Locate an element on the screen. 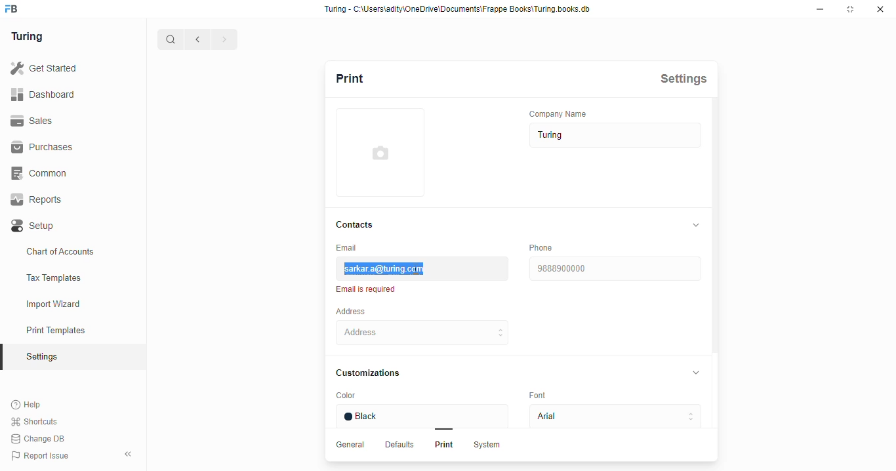 This screenshot has width=896, height=471. Get Started is located at coordinates (44, 66).